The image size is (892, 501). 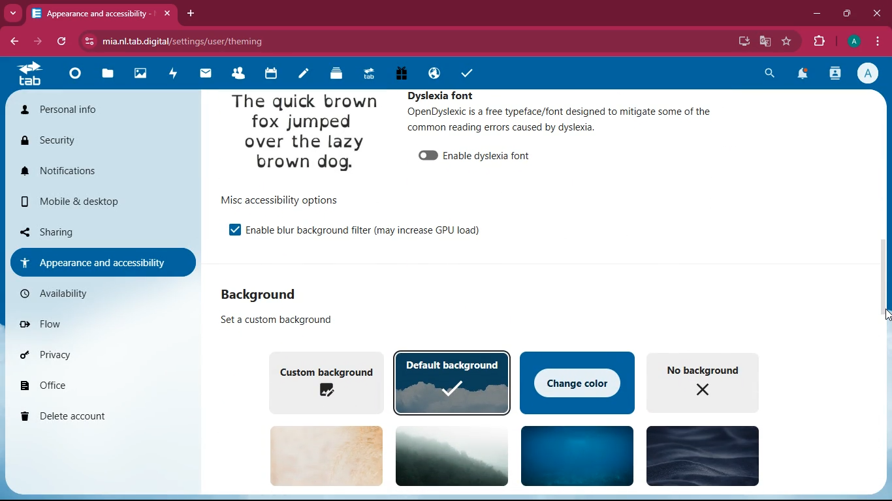 What do you see at coordinates (836, 73) in the screenshot?
I see `activity` at bounding box center [836, 73].